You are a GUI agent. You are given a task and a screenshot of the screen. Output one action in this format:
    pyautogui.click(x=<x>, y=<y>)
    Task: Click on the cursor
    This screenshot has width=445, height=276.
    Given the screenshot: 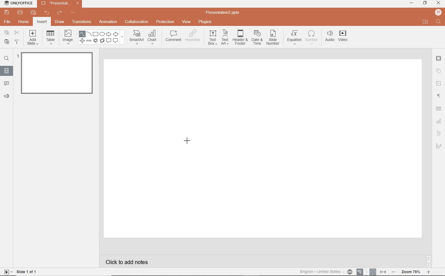 What is the action you would take?
    pyautogui.click(x=187, y=141)
    